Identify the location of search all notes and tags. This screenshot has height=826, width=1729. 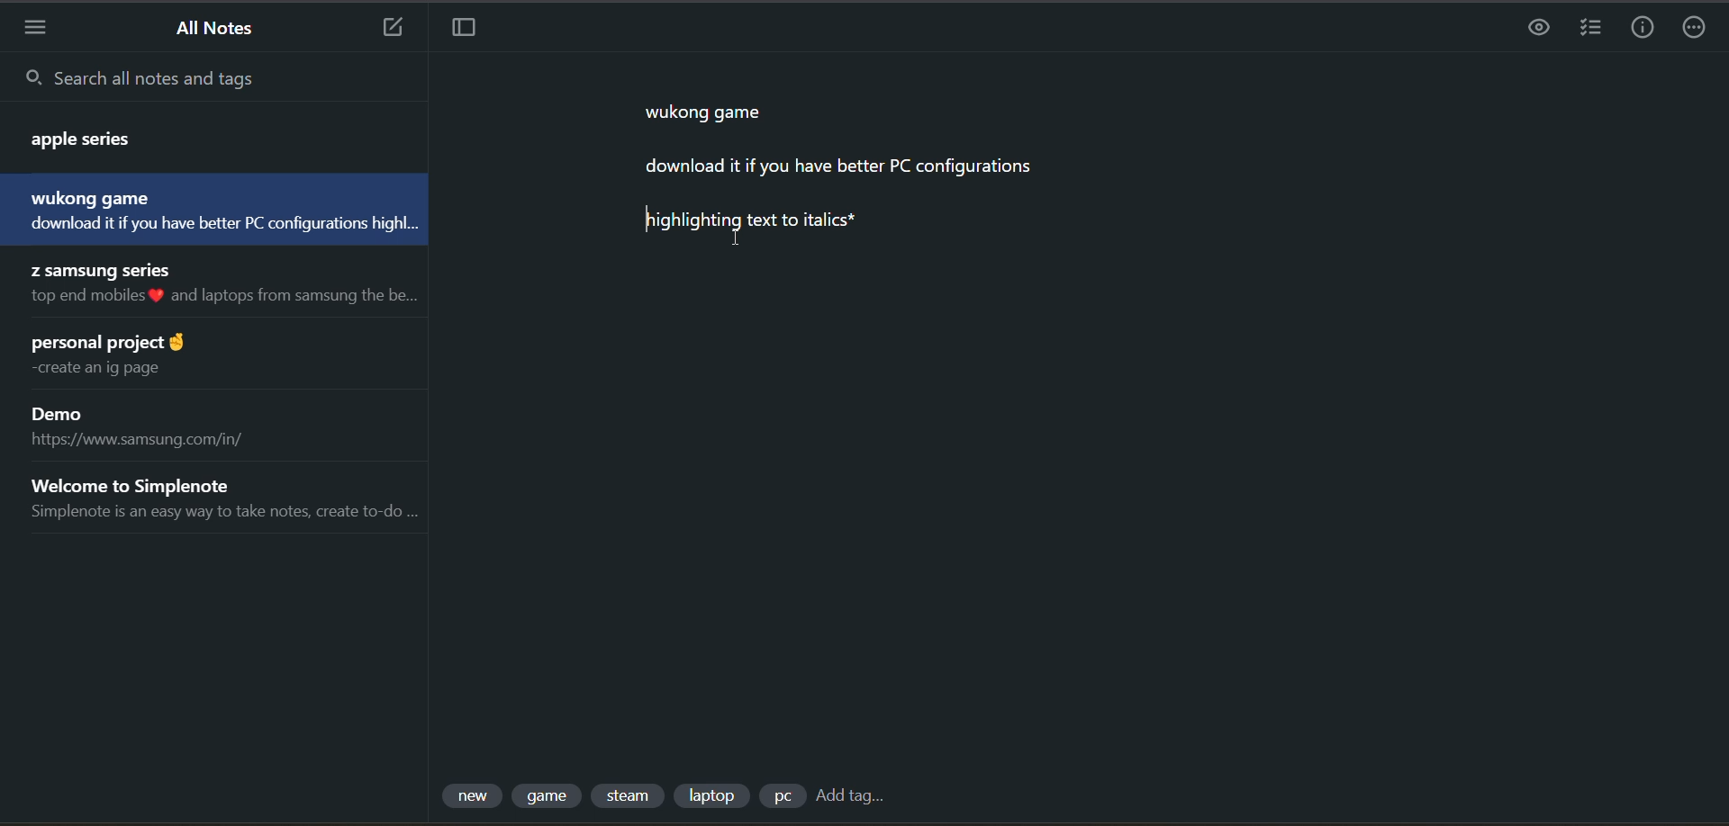
(219, 76).